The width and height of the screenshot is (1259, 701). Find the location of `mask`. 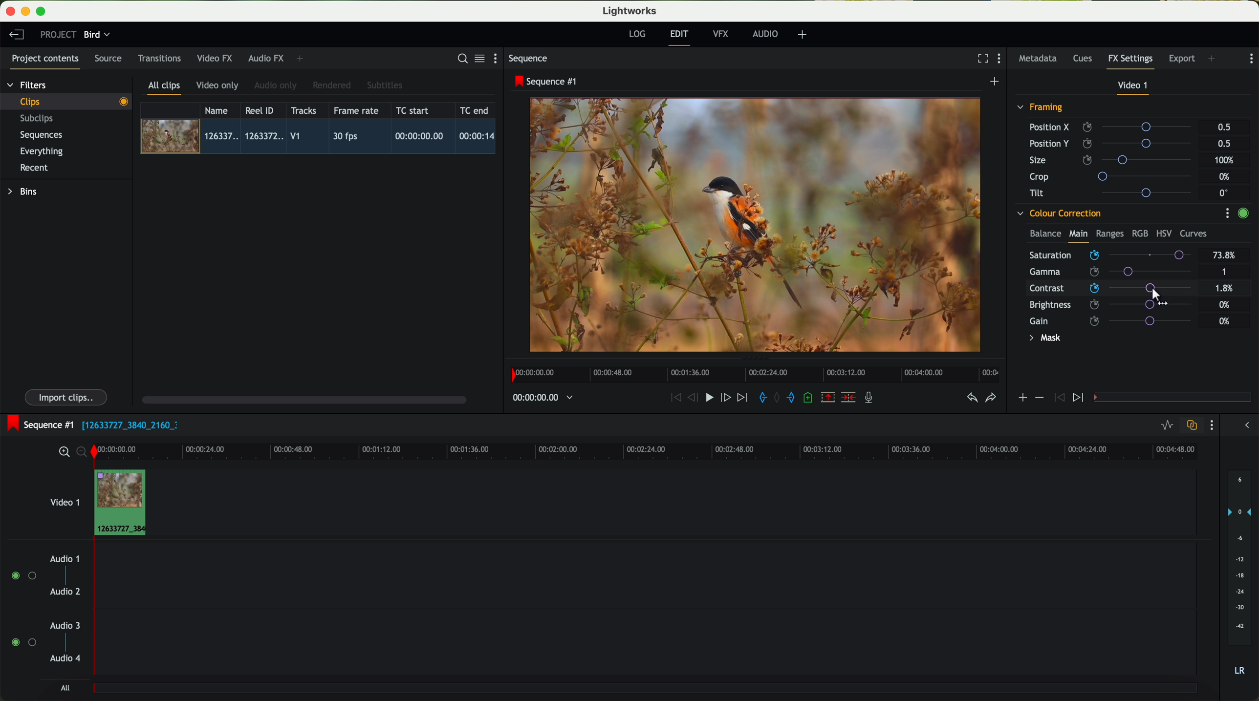

mask is located at coordinates (1043, 339).